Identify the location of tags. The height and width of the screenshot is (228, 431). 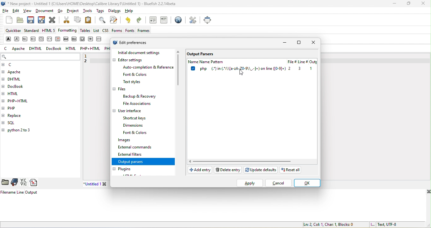
(100, 11).